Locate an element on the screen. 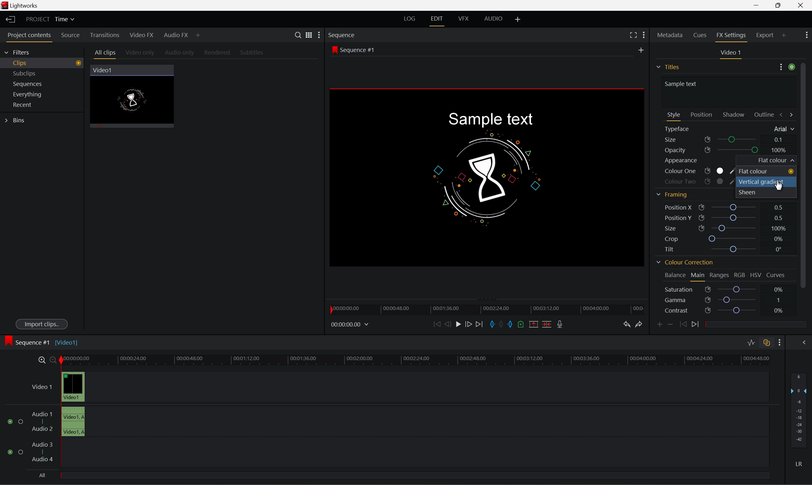 The width and height of the screenshot is (812, 485). video tracks is located at coordinates (73, 403).